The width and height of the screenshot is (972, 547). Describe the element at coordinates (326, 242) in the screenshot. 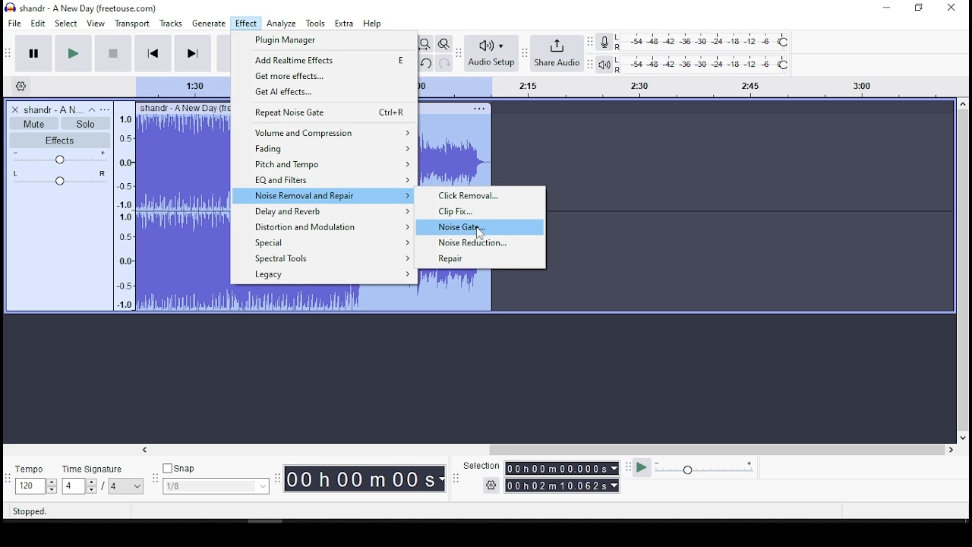

I see `special` at that location.